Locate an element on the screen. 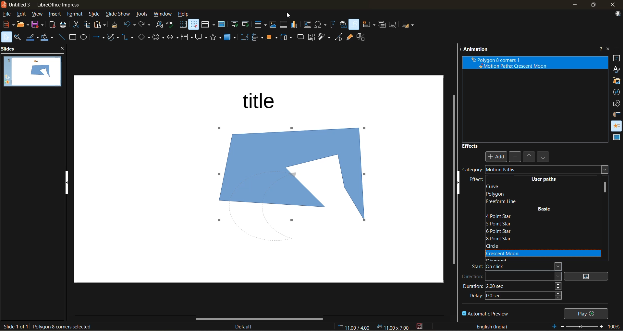 The image size is (623, 331). insert textbox is located at coordinates (307, 25).